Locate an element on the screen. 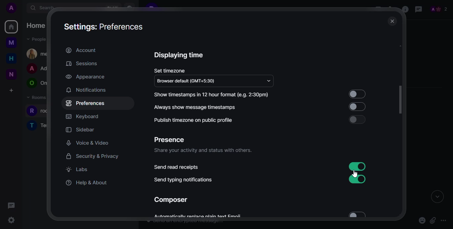  displaying time is located at coordinates (179, 55).